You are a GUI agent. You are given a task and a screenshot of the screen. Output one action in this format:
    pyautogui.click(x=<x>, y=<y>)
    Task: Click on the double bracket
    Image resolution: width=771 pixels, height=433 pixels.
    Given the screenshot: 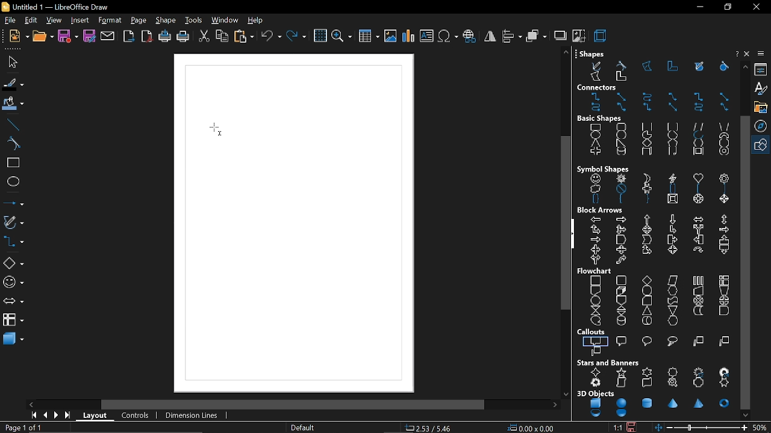 What is the action you would take?
    pyautogui.click(x=672, y=190)
    